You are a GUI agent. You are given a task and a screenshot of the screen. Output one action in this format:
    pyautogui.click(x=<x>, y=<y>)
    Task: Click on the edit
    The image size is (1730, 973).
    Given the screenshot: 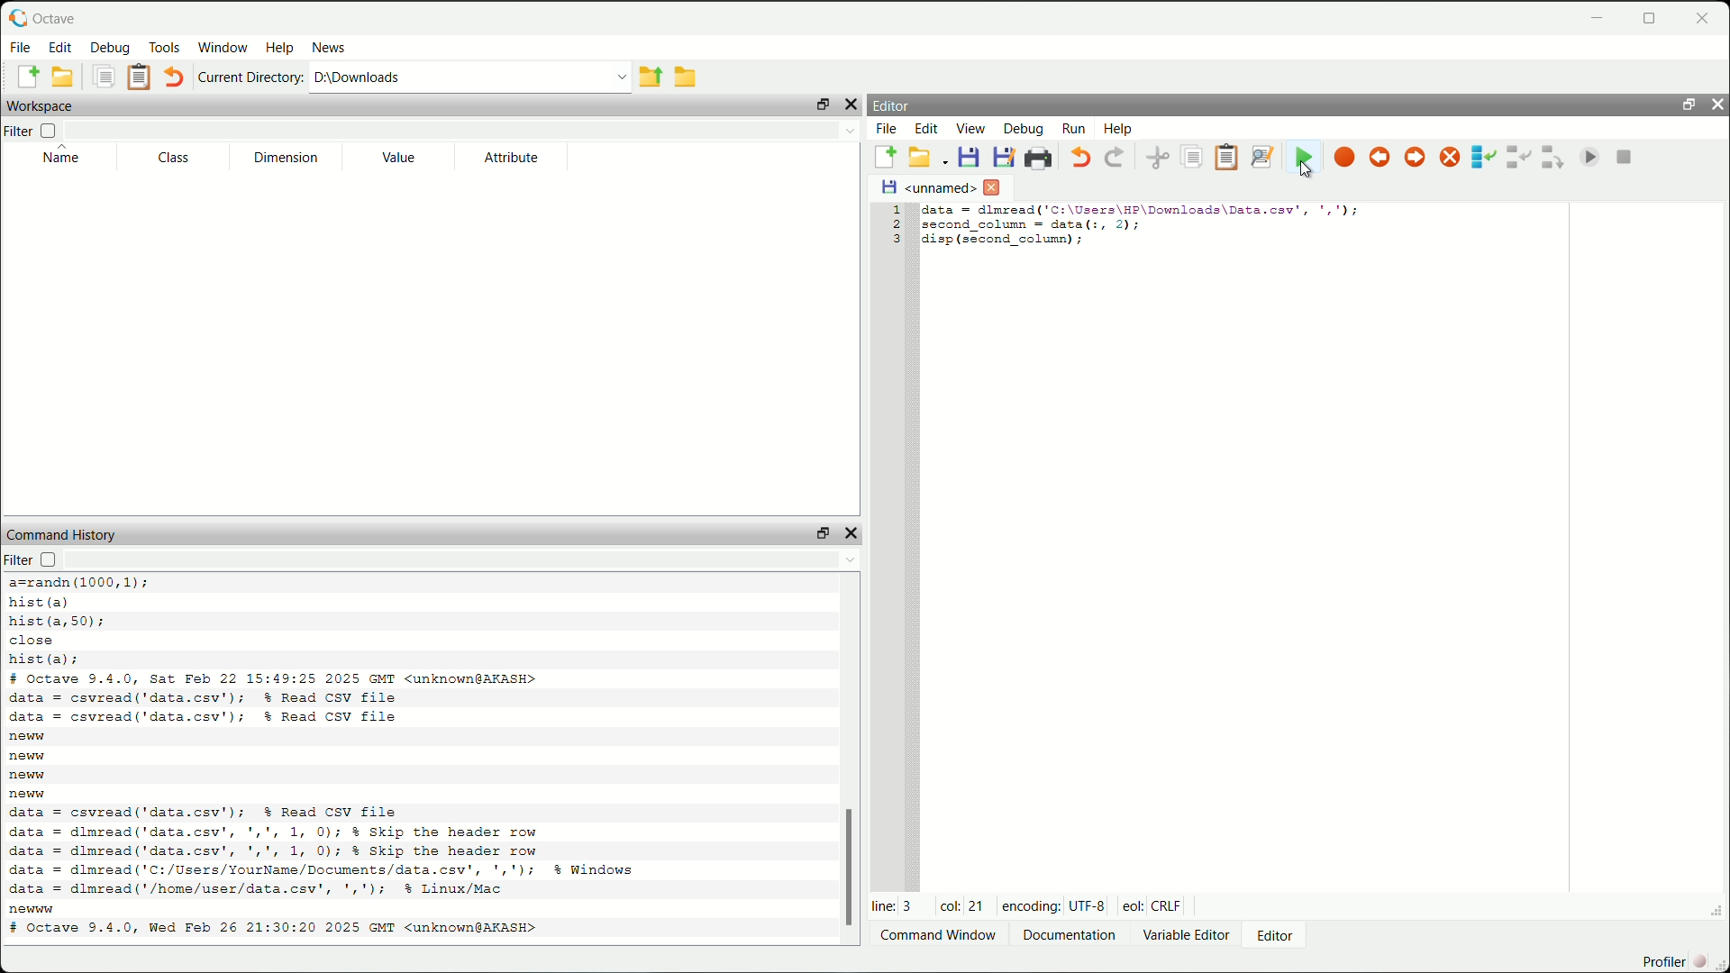 What is the action you would take?
    pyautogui.click(x=59, y=46)
    